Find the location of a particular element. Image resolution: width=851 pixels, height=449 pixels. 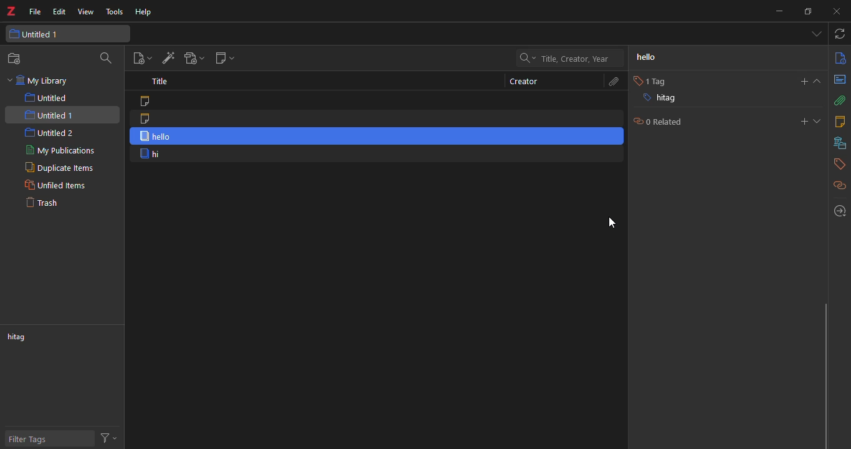

trash is located at coordinates (49, 205).